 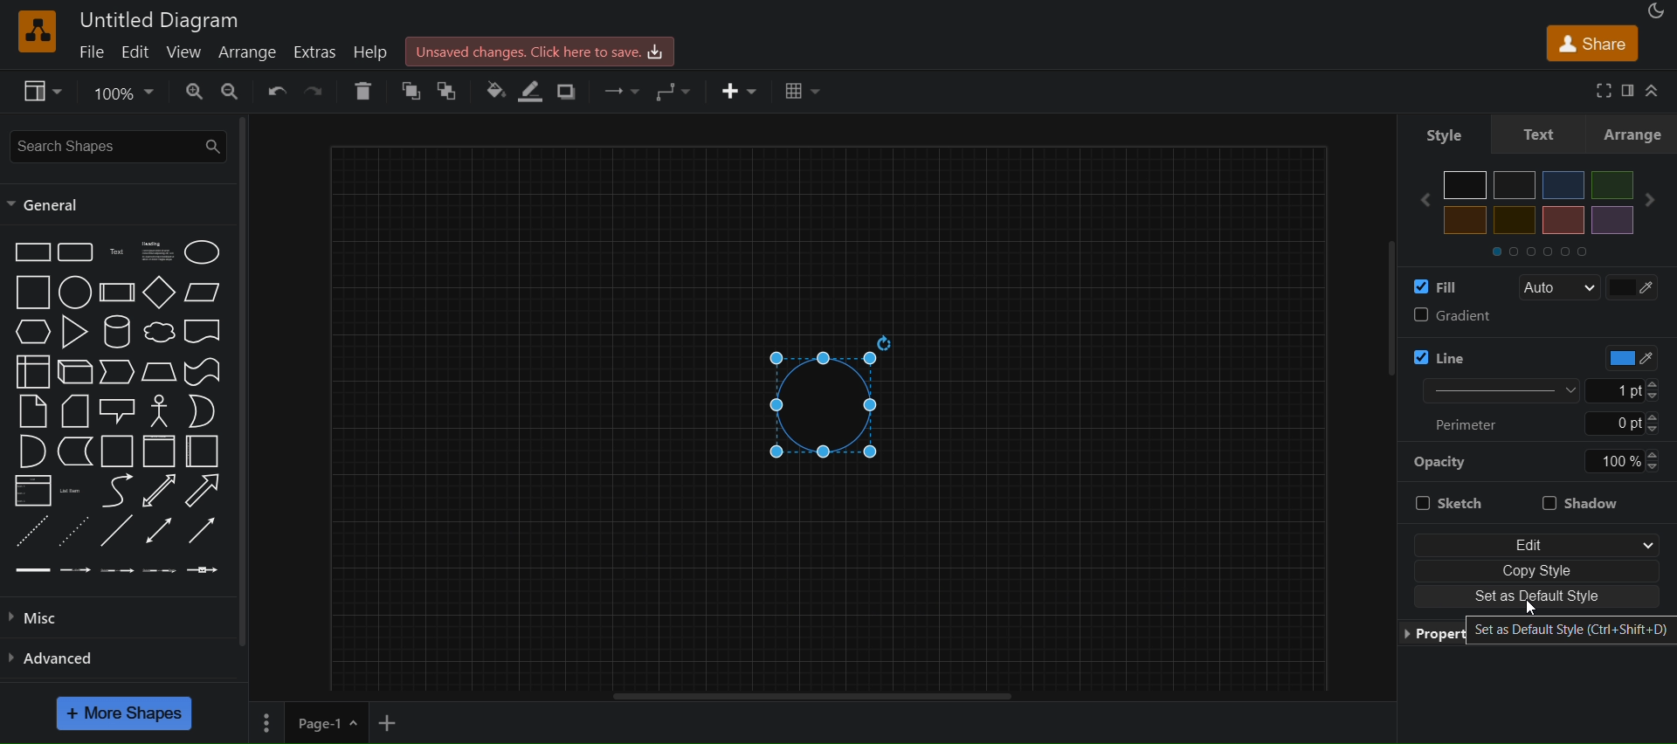 I want to click on shadow, so click(x=571, y=90).